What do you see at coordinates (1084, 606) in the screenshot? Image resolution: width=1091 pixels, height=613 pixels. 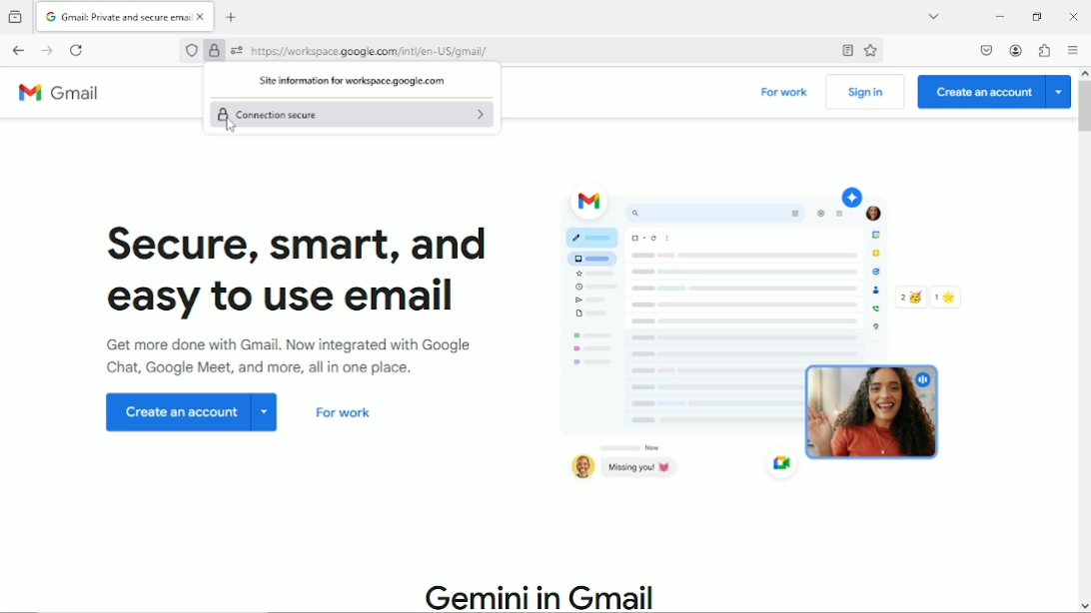 I see `move down` at bounding box center [1084, 606].